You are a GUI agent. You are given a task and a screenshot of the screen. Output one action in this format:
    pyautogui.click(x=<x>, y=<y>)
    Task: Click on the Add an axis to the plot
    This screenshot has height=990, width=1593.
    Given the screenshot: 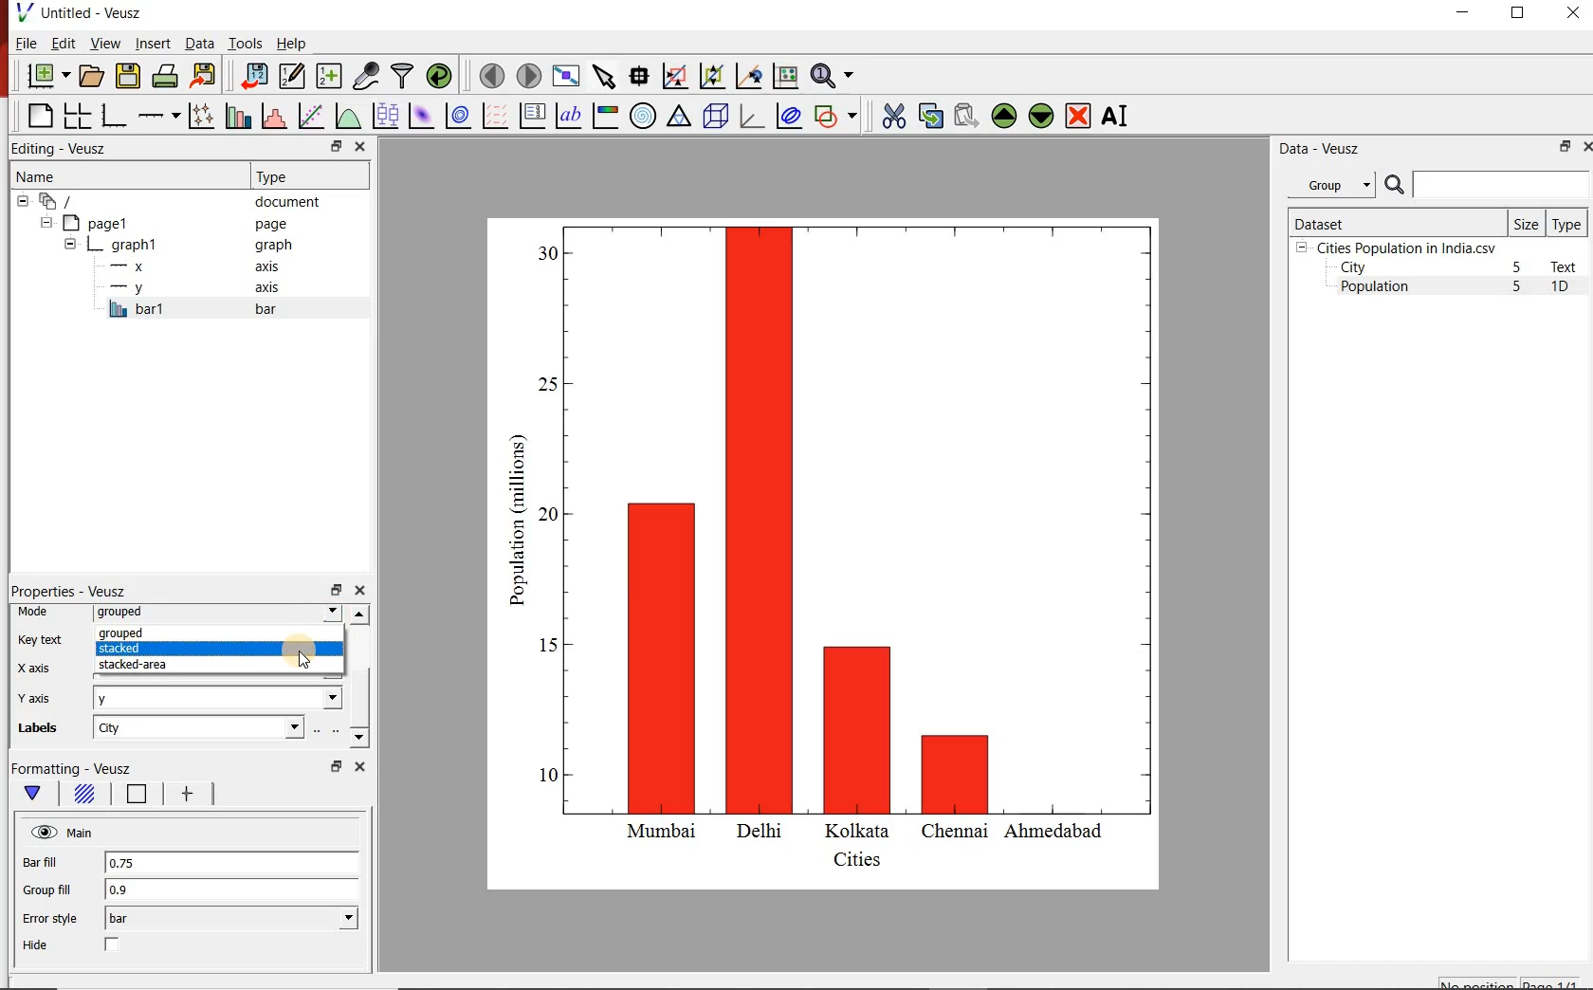 What is the action you would take?
    pyautogui.click(x=158, y=113)
    